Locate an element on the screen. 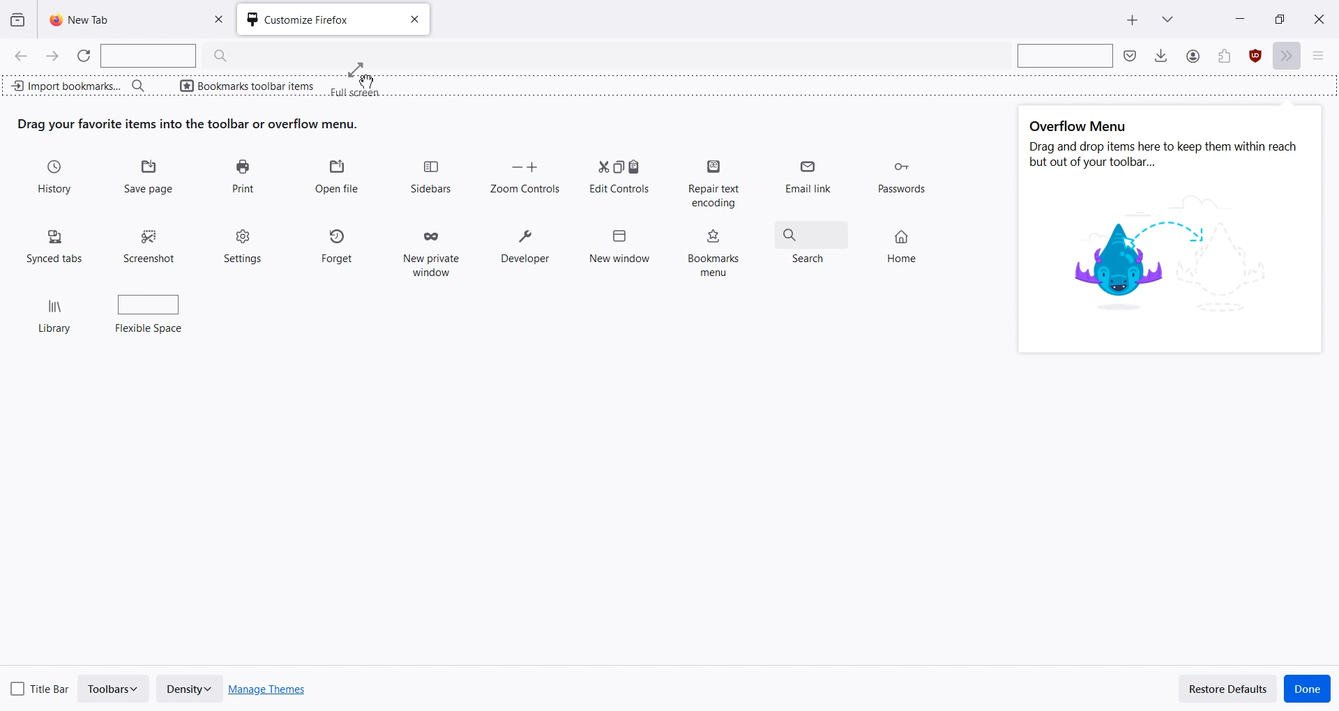 Image resolution: width=1339 pixels, height=711 pixels. Zoom Controls is located at coordinates (524, 176).